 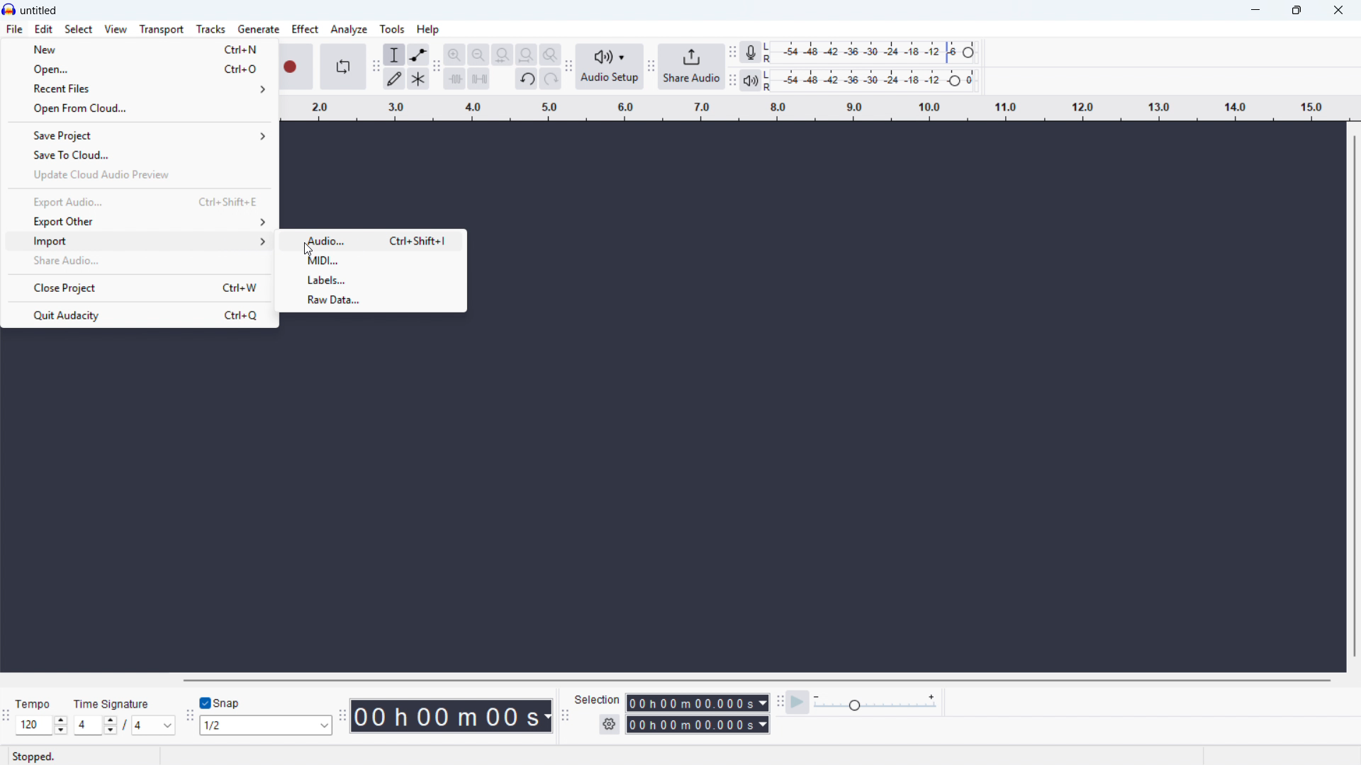 I want to click on minimise, so click(x=1257, y=11).